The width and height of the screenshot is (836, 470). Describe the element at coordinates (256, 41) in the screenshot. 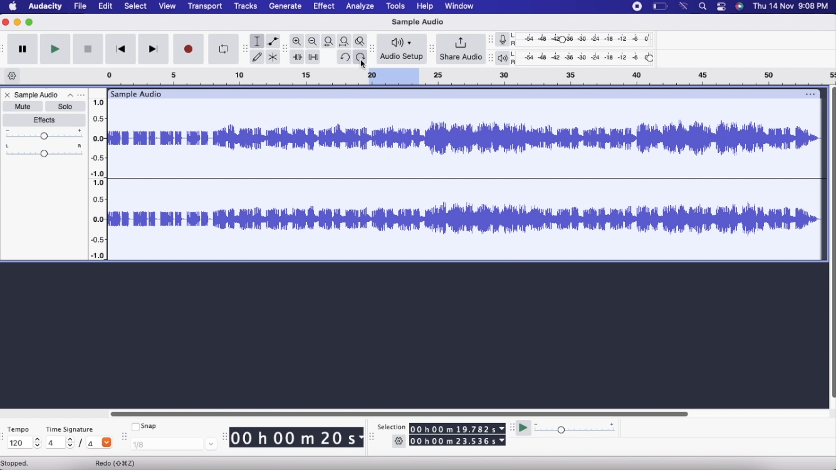

I see `Selection tool` at that location.